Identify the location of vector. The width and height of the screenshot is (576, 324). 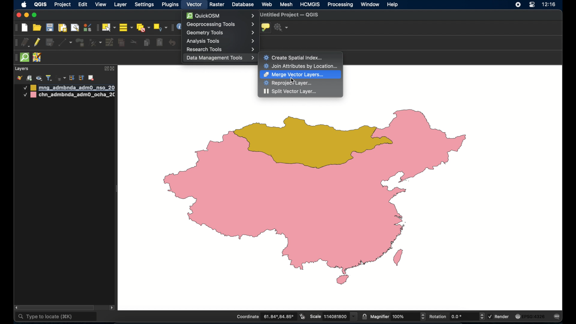
(194, 4).